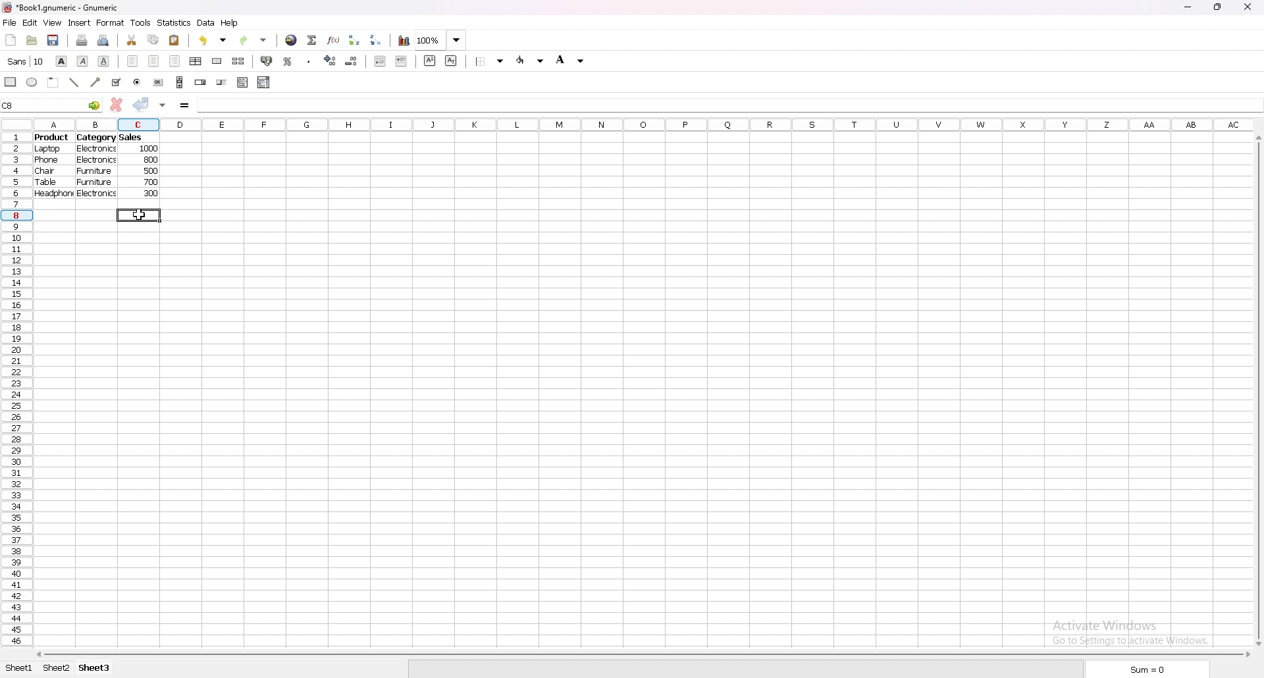 Image resolution: width=1264 pixels, height=678 pixels. I want to click on font, so click(26, 61).